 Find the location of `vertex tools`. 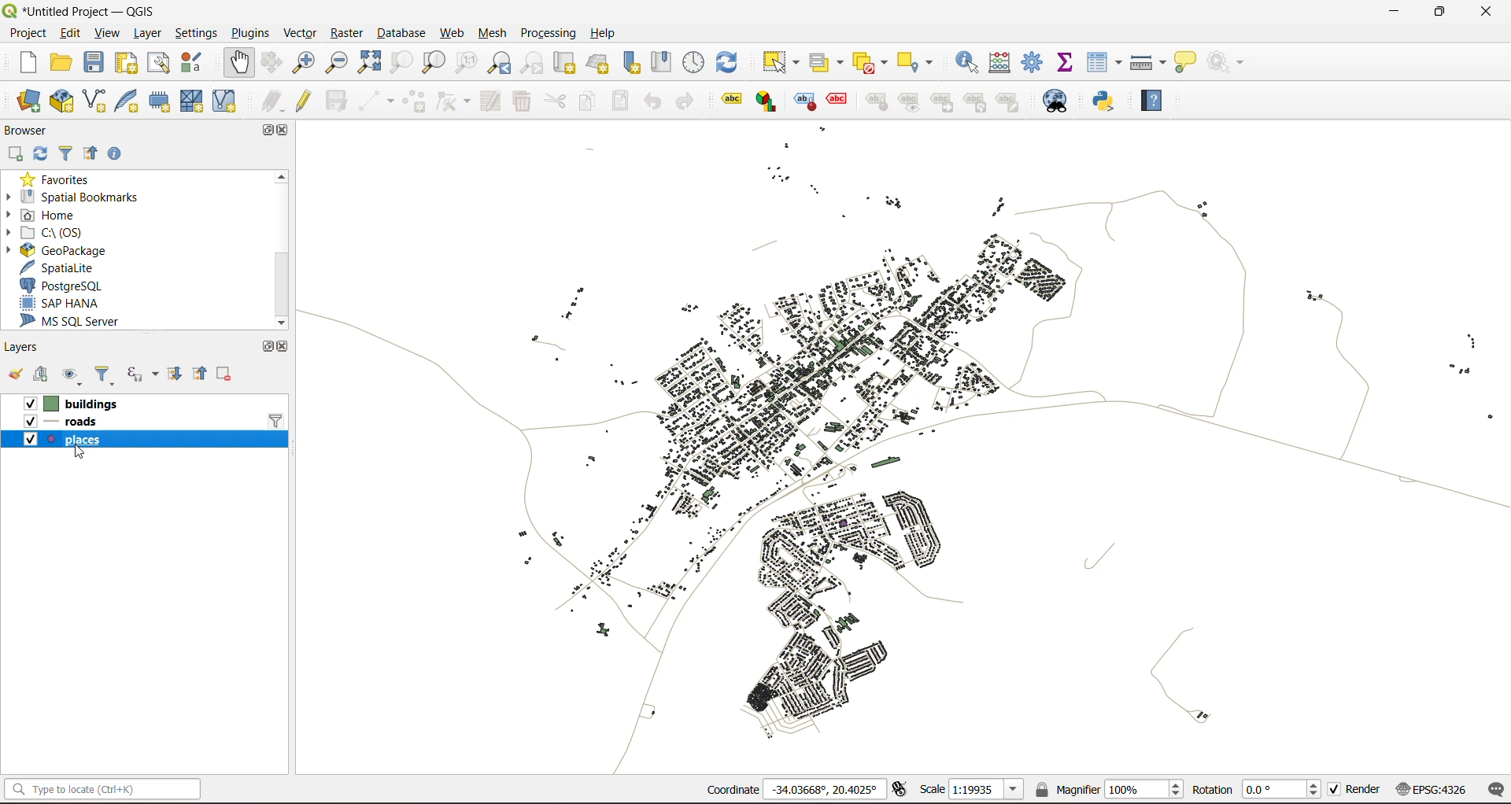

vertex tools is located at coordinates (454, 101).